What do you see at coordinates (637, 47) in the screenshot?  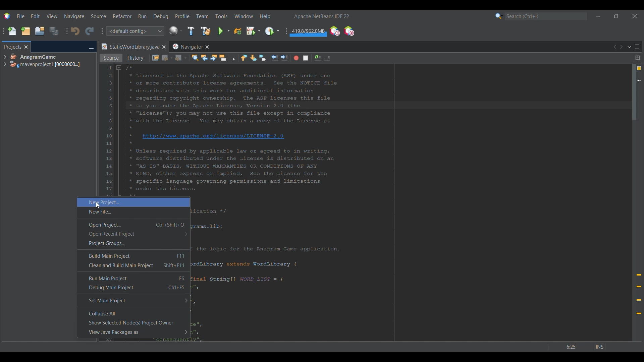 I see `Maximize window` at bounding box center [637, 47].